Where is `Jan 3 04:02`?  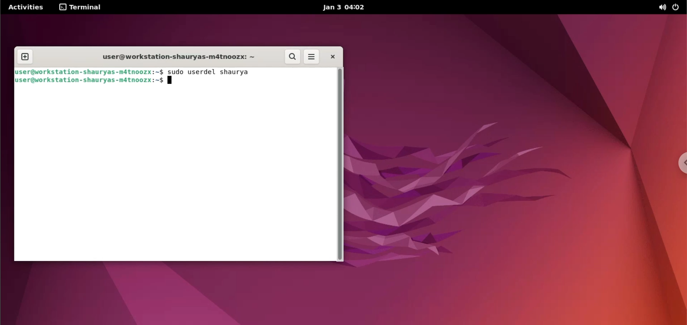
Jan 3 04:02 is located at coordinates (344, 7).